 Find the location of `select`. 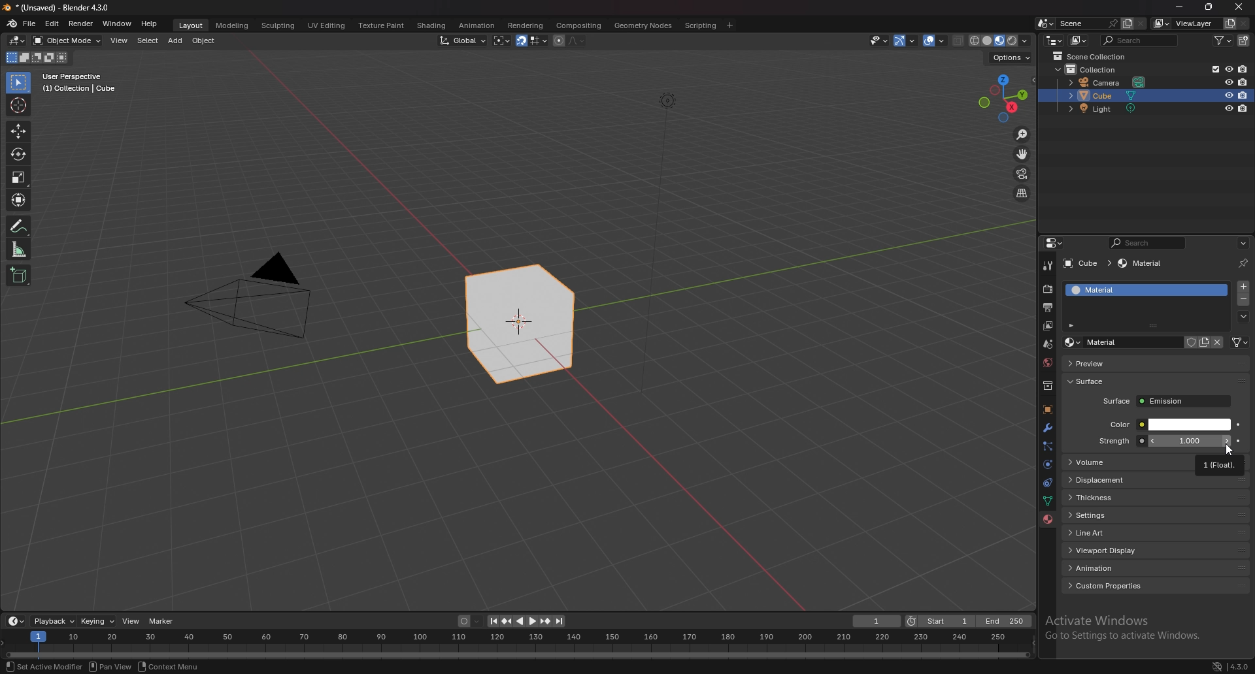

select is located at coordinates (148, 41).